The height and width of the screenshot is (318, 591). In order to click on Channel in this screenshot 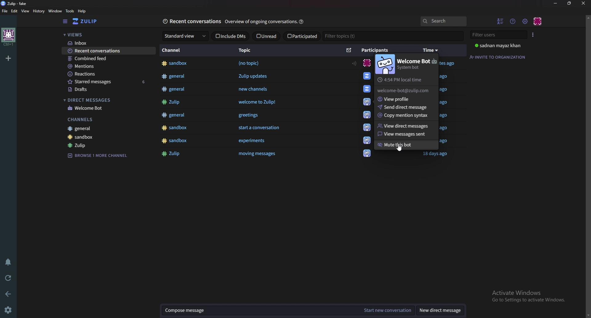, I will do `click(174, 50)`.